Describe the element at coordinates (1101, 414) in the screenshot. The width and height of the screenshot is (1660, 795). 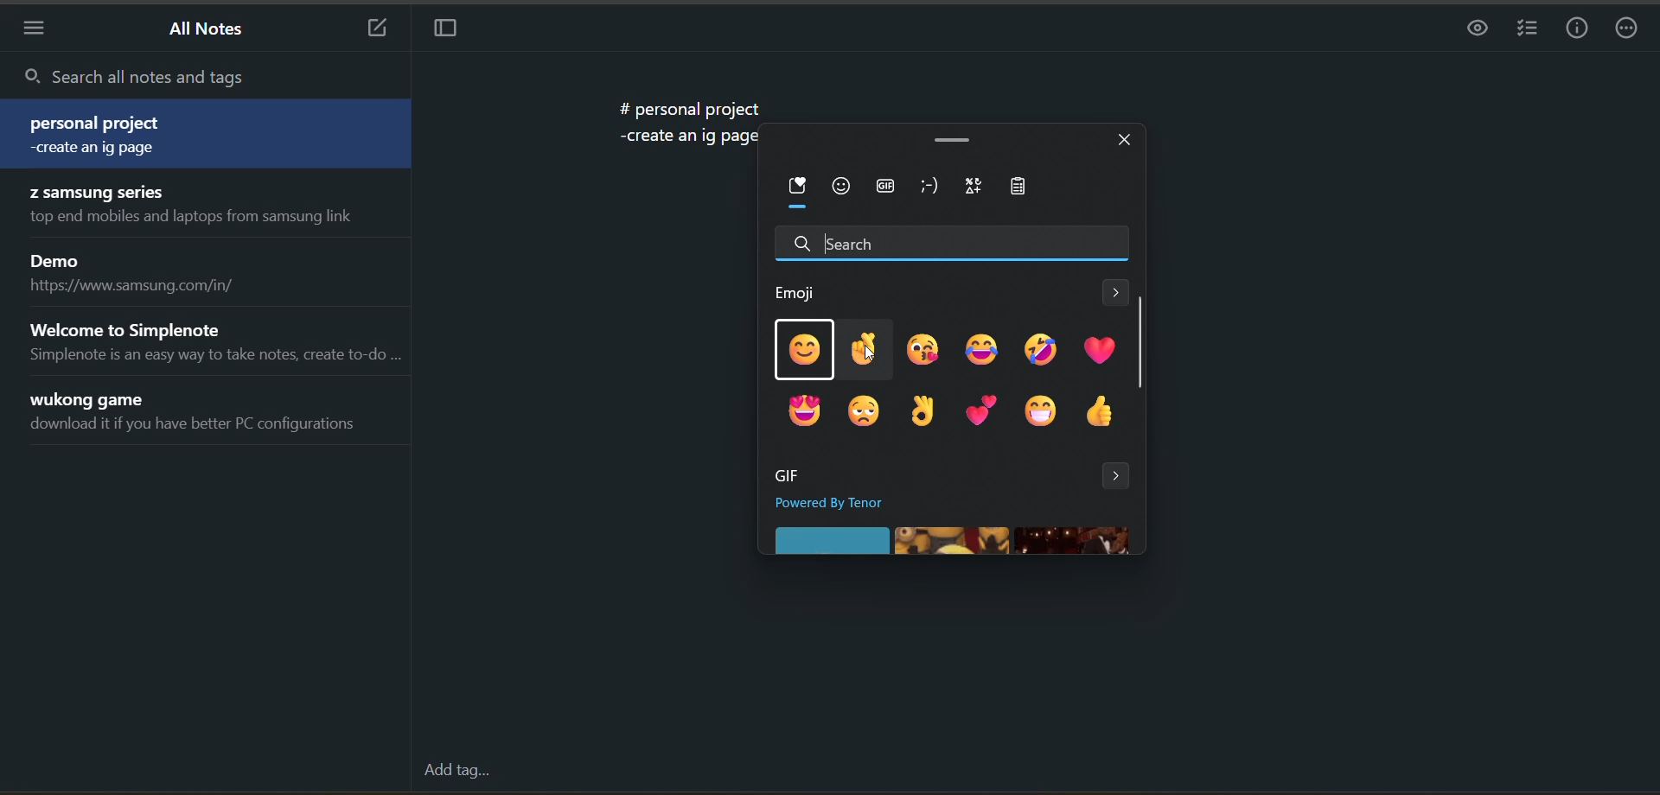
I see `emoji 12` at that location.